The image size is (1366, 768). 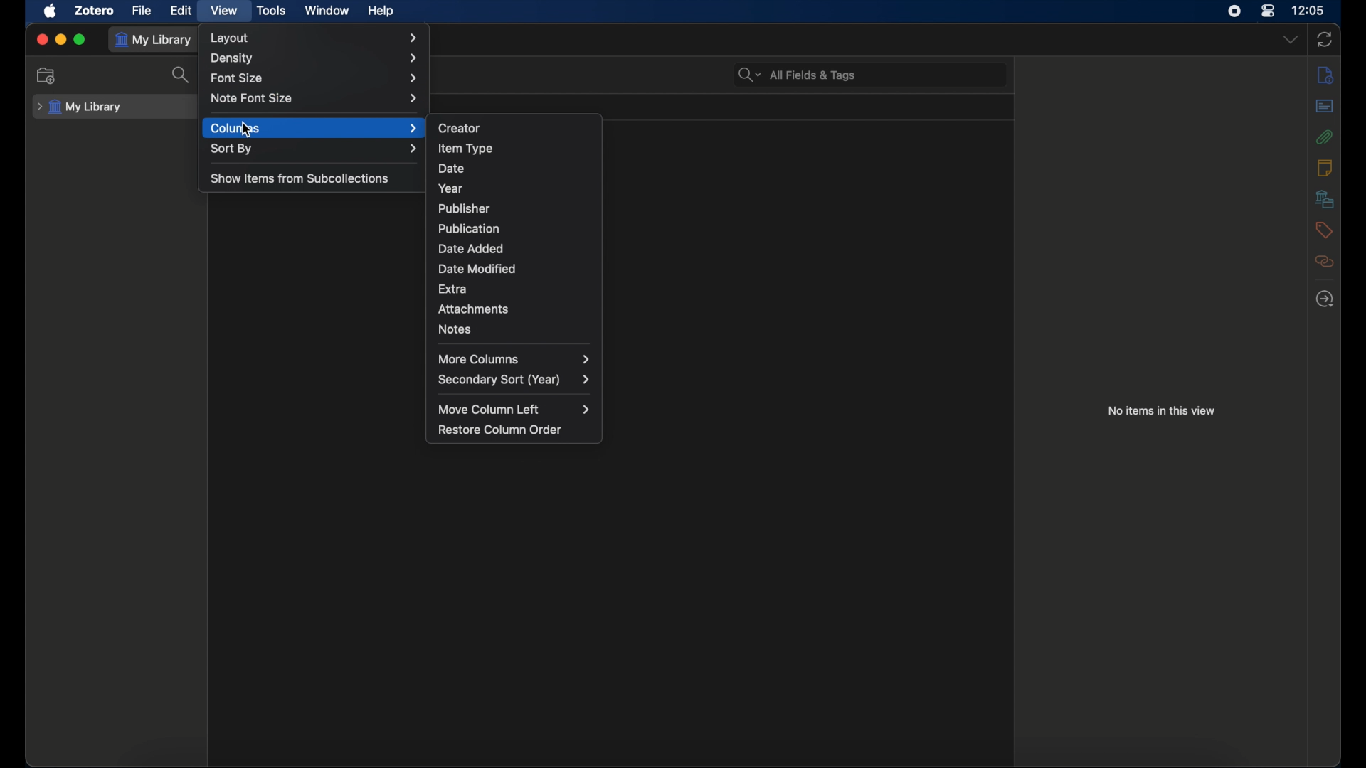 I want to click on show items from subcollections, so click(x=302, y=178).